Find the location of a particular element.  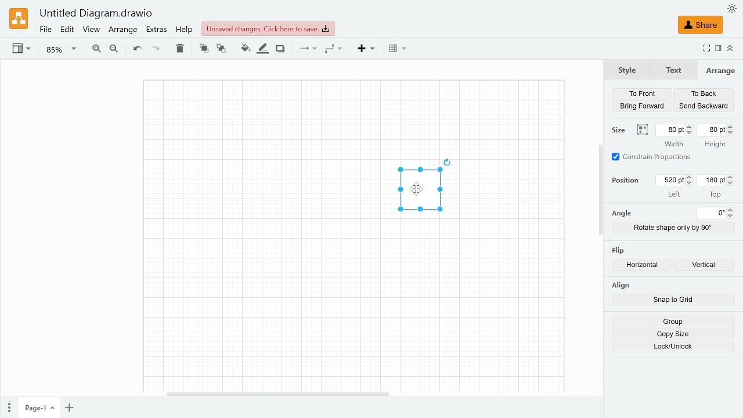

Lock/Unlock is located at coordinates (673, 347).